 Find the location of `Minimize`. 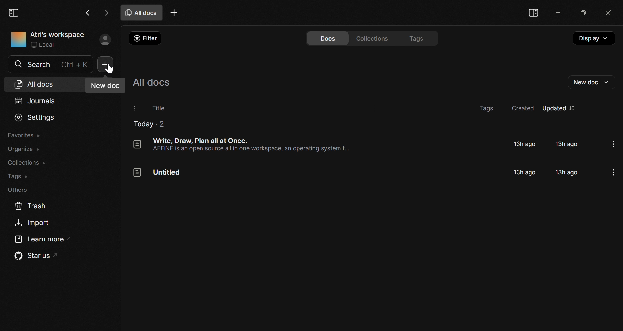

Minimize is located at coordinates (556, 13).